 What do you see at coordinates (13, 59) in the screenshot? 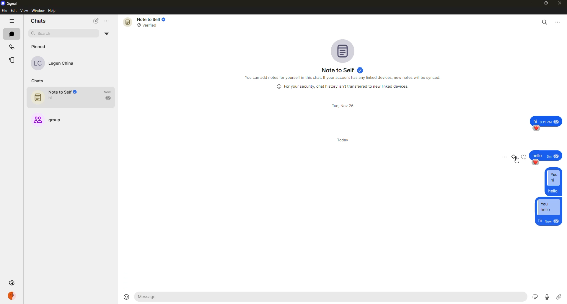
I see `stories` at bounding box center [13, 59].